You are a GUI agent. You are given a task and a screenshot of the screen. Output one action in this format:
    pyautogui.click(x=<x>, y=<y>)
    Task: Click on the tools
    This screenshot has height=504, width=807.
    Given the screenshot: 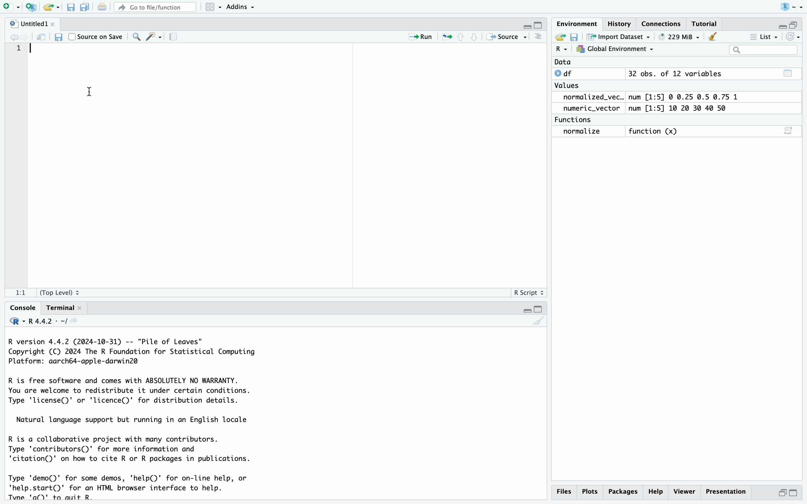 What is the action you would take?
    pyautogui.click(x=154, y=37)
    